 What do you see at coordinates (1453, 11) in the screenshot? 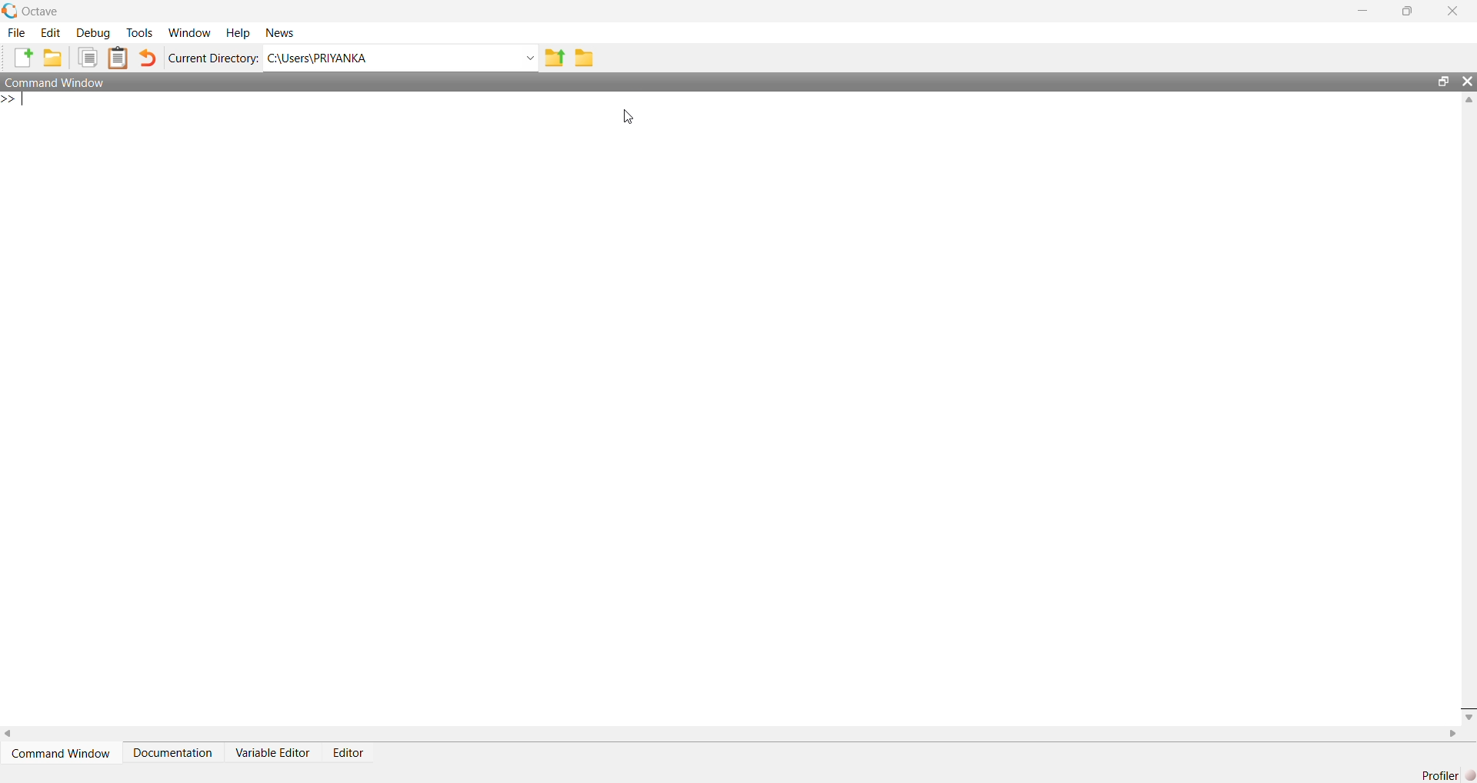
I see `close` at bounding box center [1453, 11].